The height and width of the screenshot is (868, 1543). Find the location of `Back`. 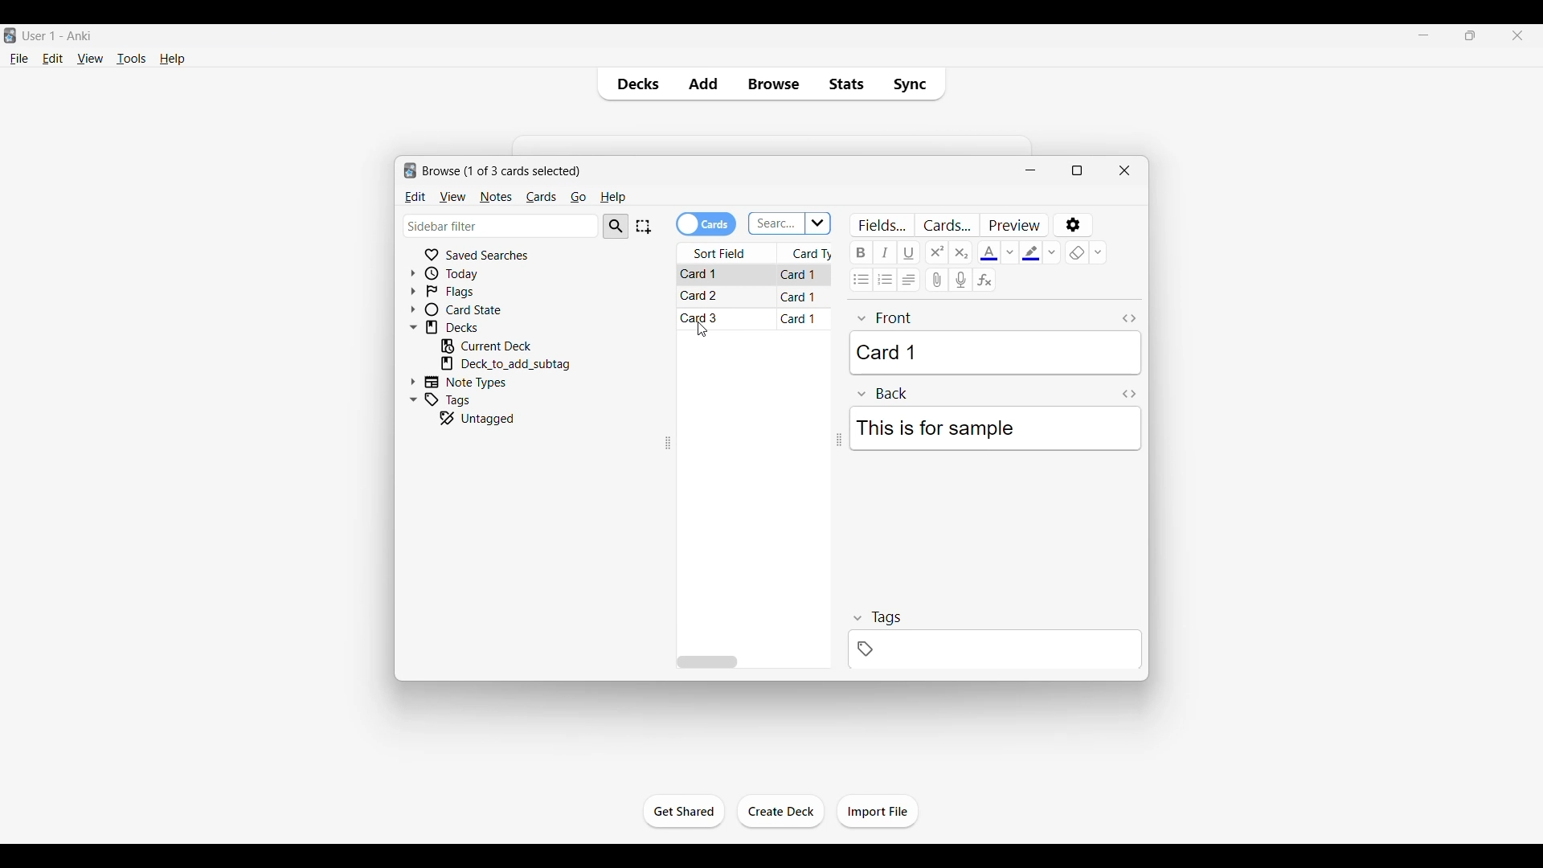

Back is located at coordinates (883, 394).